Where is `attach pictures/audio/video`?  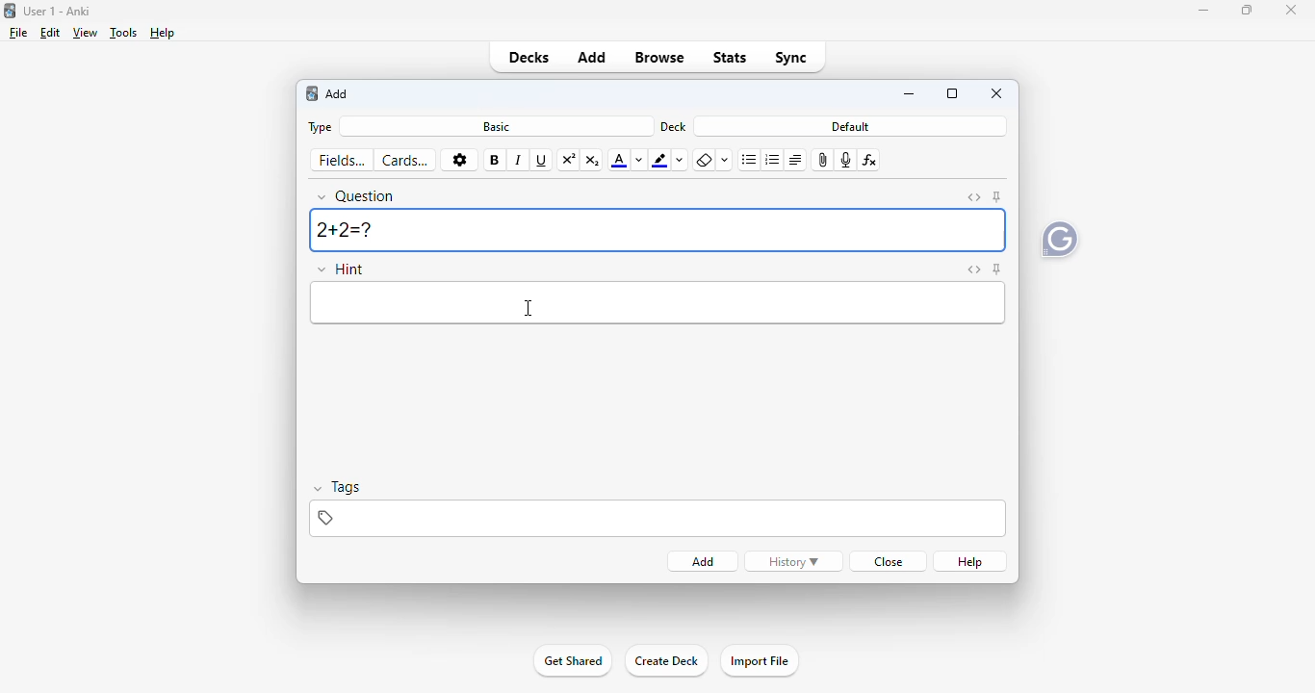 attach pictures/audio/video is located at coordinates (823, 160).